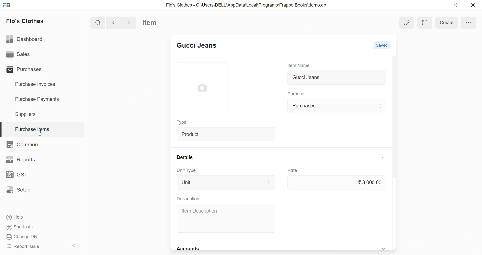 The height and width of the screenshot is (255, 482). Describe the element at coordinates (202, 89) in the screenshot. I see `image` at that location.